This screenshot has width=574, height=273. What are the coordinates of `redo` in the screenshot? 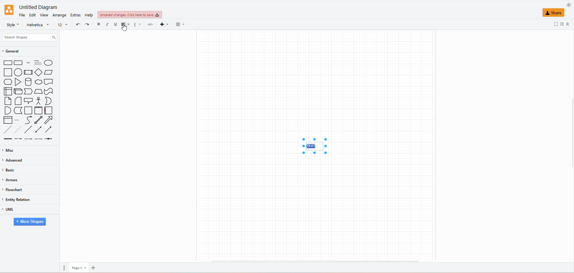 It's located at (87, 24).